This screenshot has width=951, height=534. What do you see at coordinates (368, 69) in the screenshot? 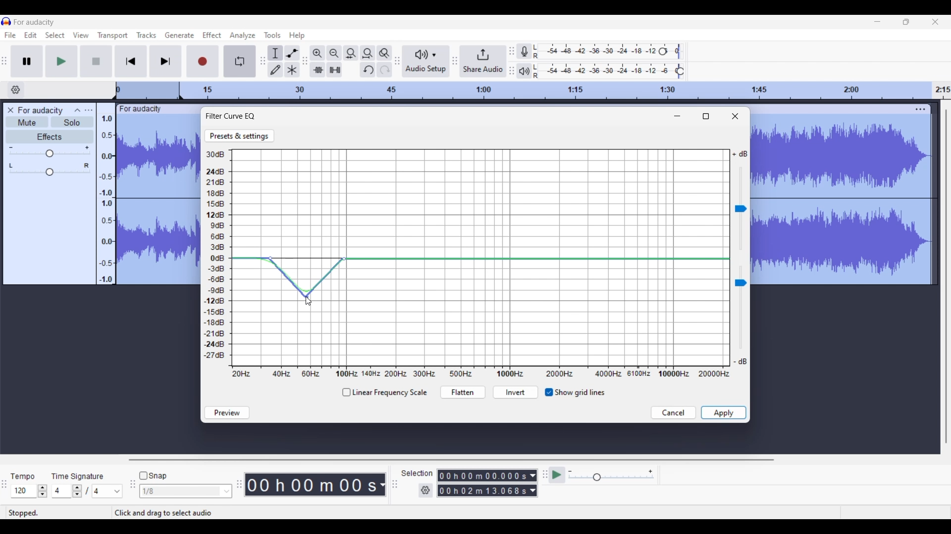
I see `Undo` at bounding box center [368, 69].